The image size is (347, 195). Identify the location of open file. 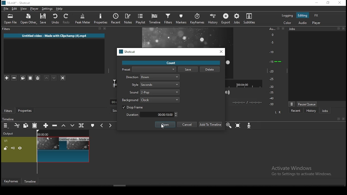
(10, 18).